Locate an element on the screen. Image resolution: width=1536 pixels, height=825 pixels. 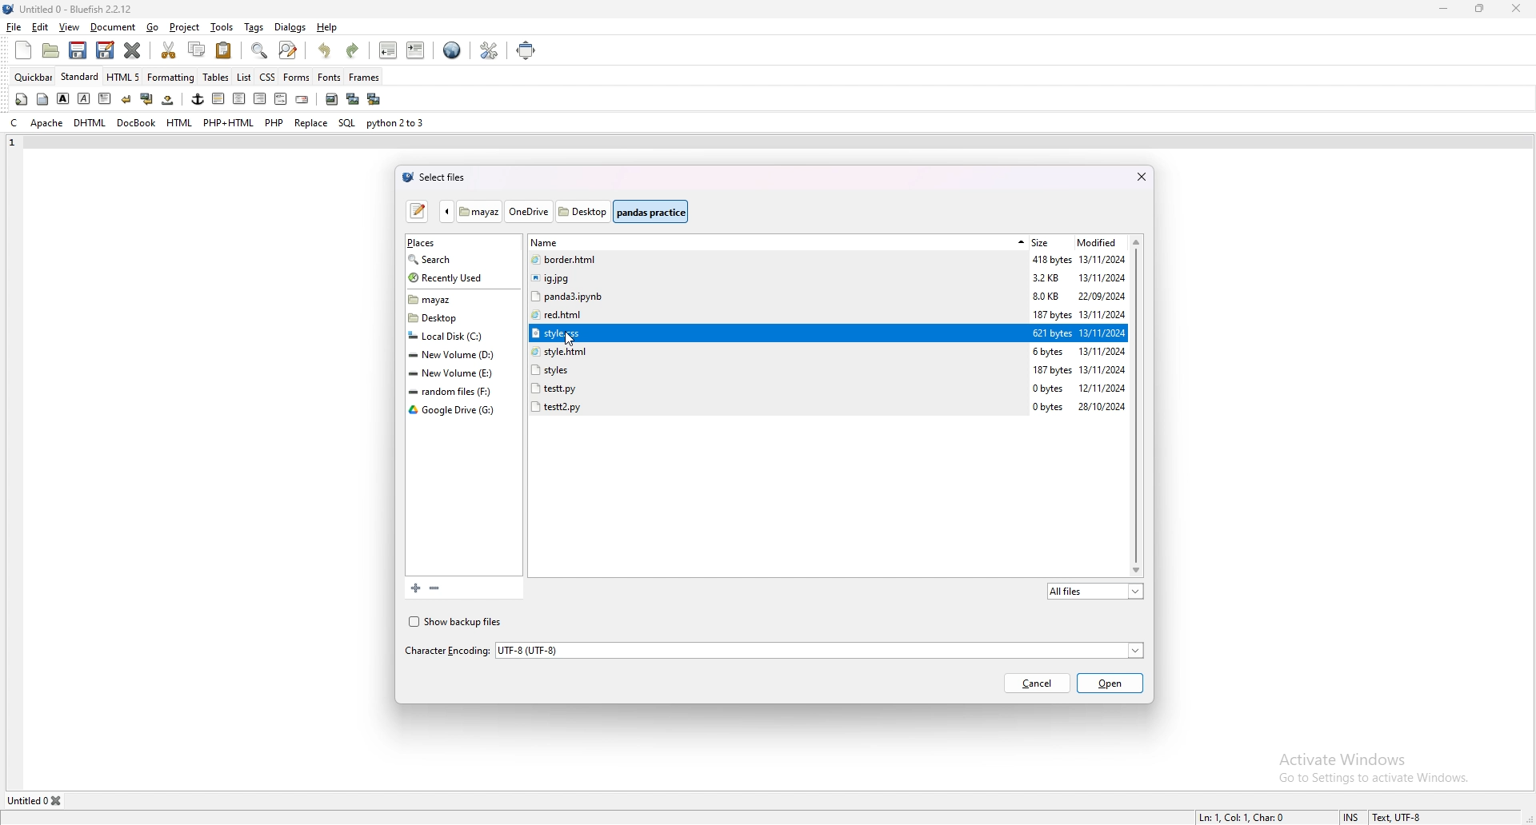
open is located at coordinates (1110, 684).